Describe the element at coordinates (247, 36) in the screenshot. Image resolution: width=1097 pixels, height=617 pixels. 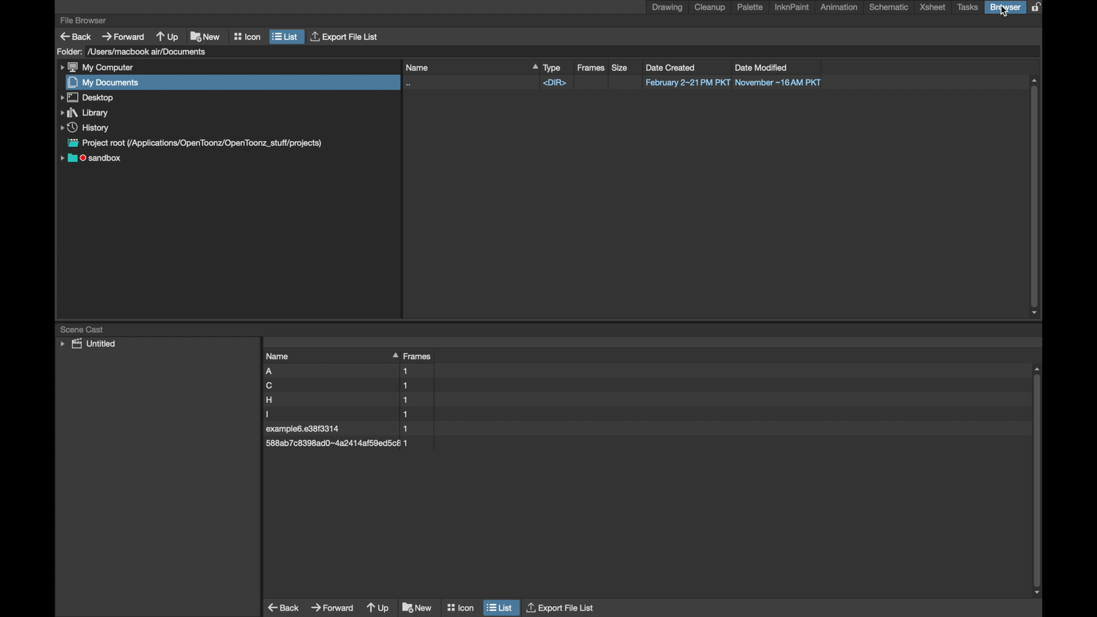
I see `icon` at that location.